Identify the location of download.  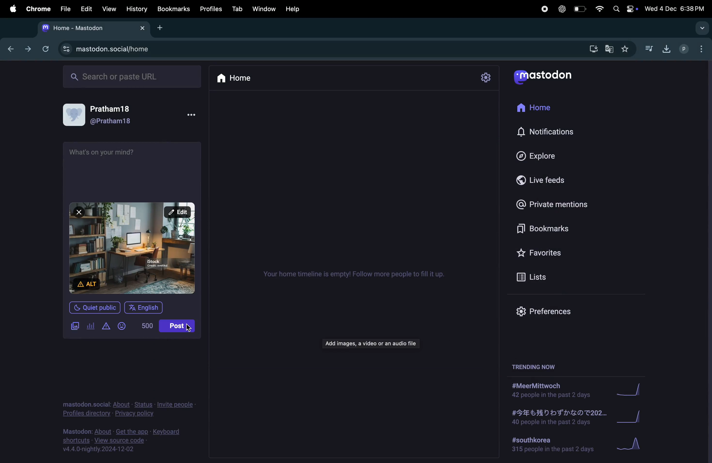
(664, 48).